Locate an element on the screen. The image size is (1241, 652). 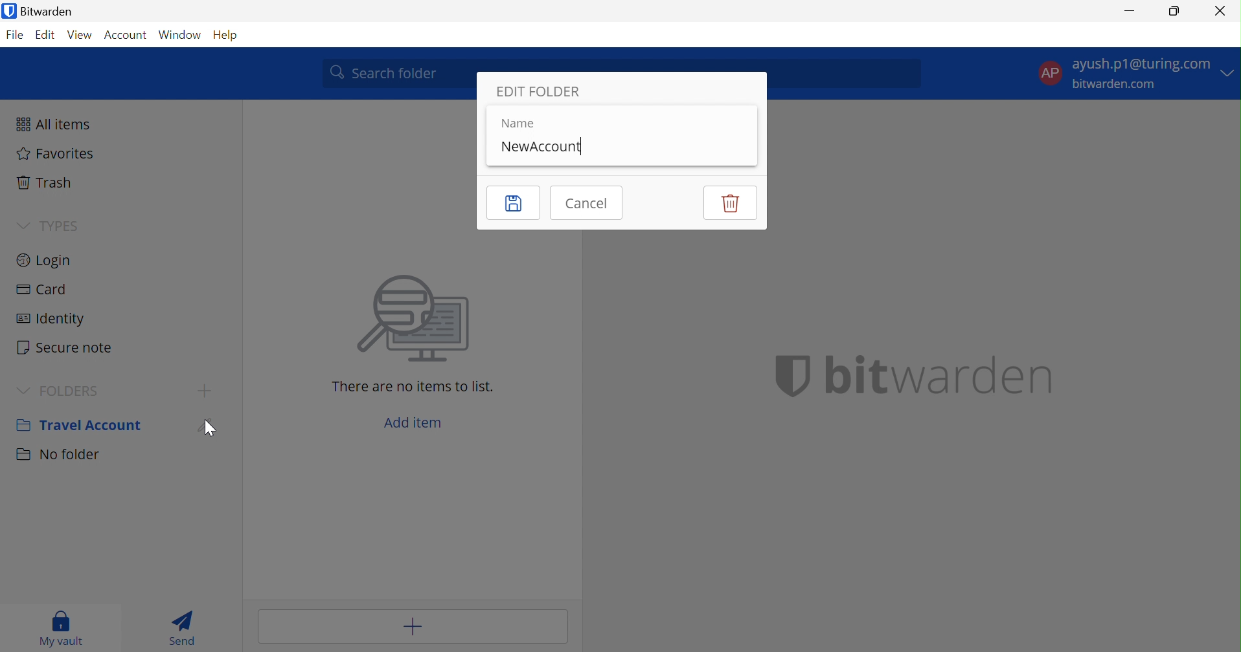
Travel Account is located at coordinates (81, 424).